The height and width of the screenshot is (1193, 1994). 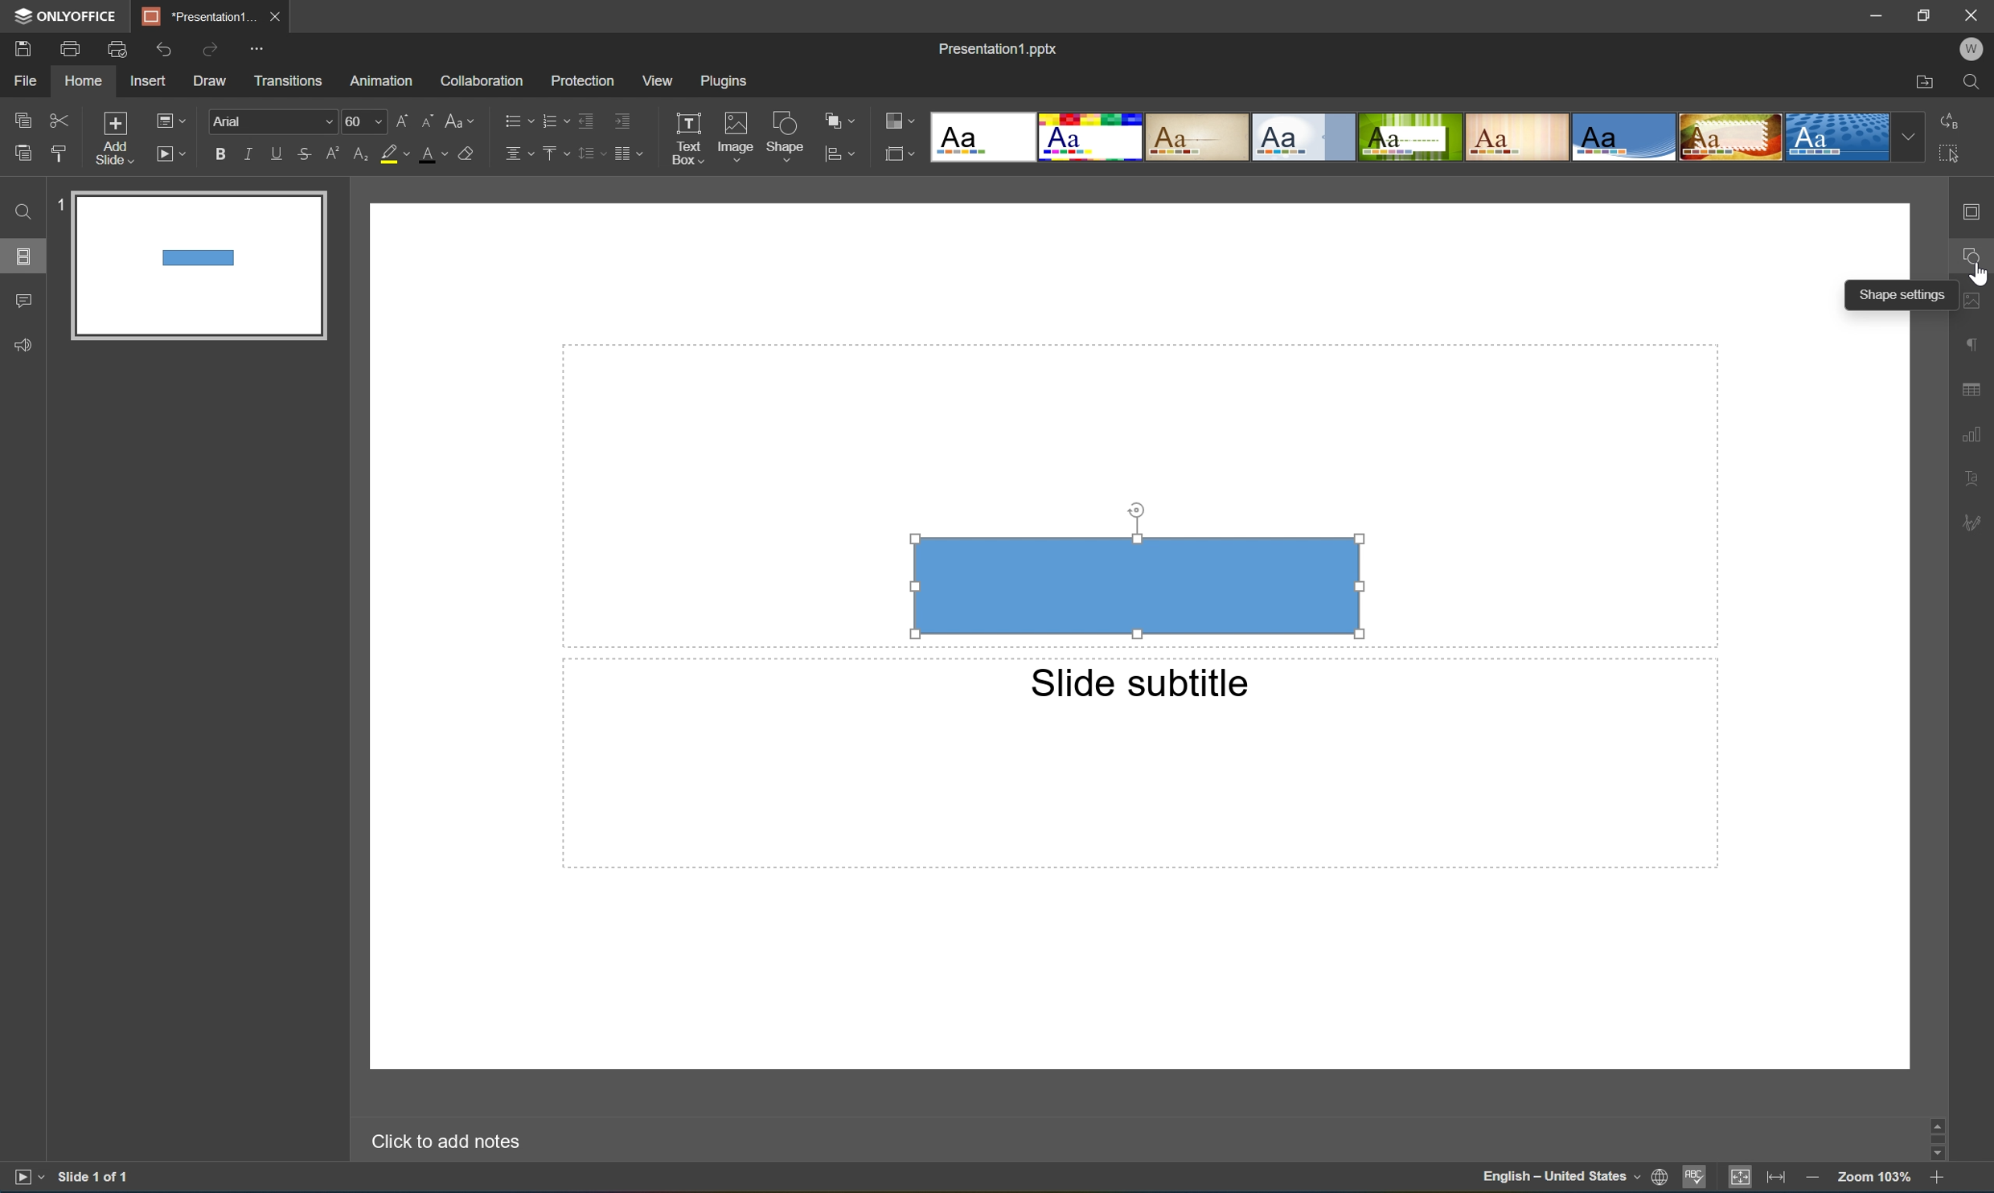 What do you see at coordinates (689, 138) in the screenshot?
I see `Text box` at bounding box center [689, 138].